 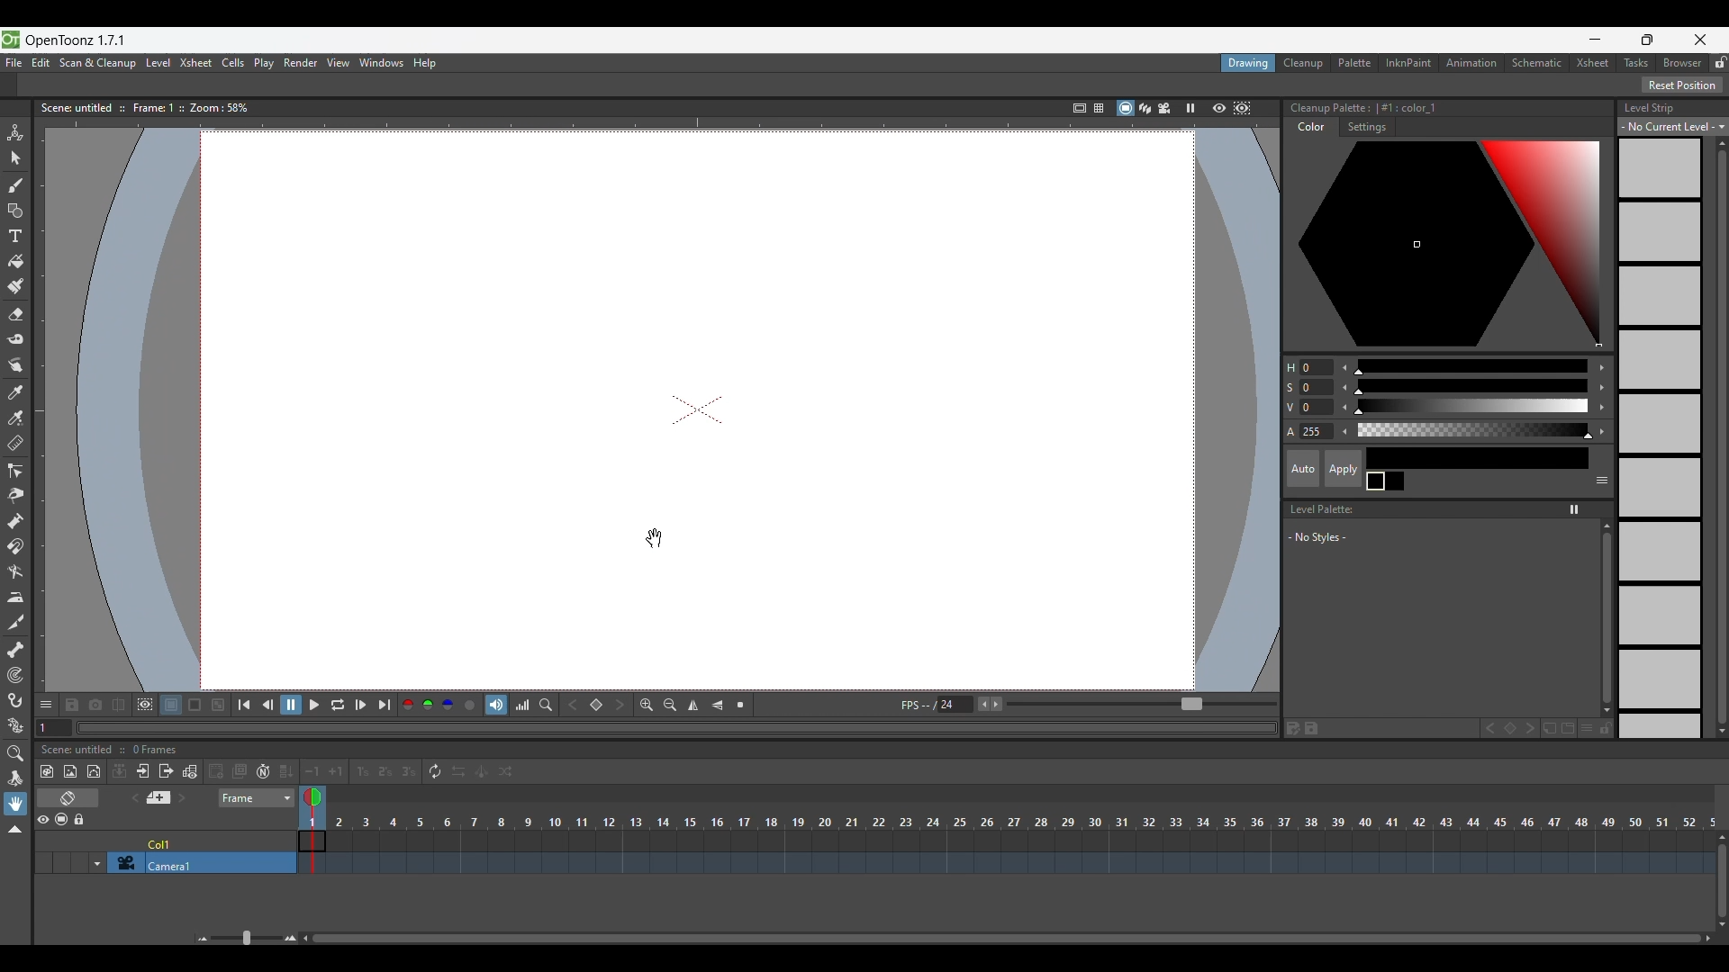 What do you see at coordinates (385, 705) in the screenshot?
I see `Last frame` at bounding box center [385, 705].